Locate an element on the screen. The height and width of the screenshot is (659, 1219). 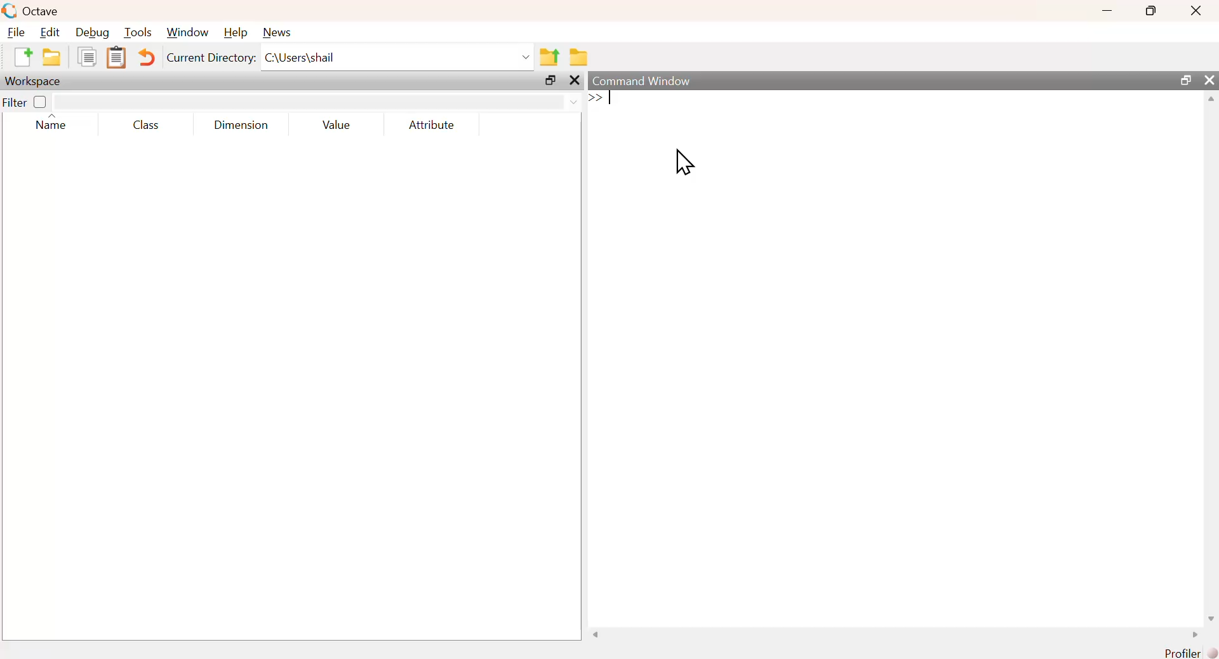
tools is located at coordinates (139, 32).